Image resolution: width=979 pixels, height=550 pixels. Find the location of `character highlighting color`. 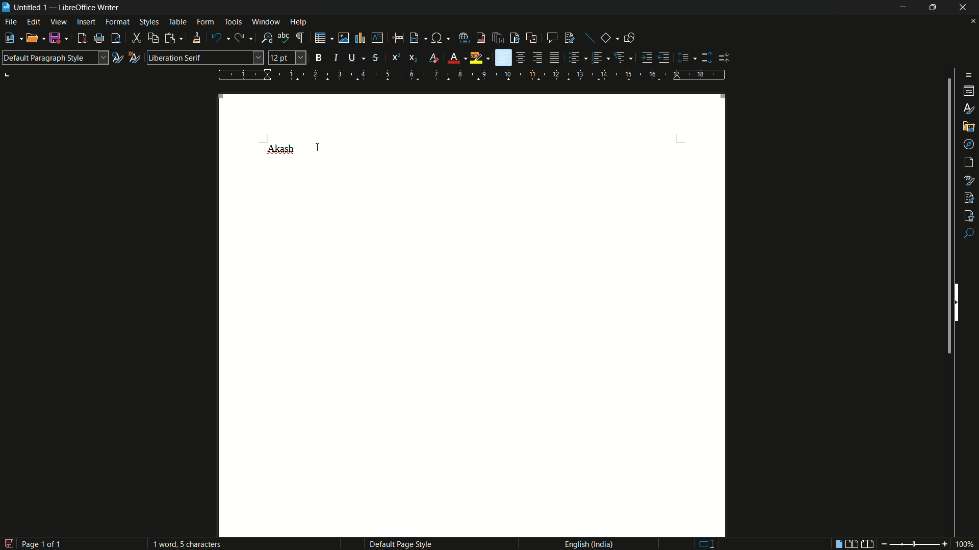

character highlighting color is located at coordinates (476, 58).